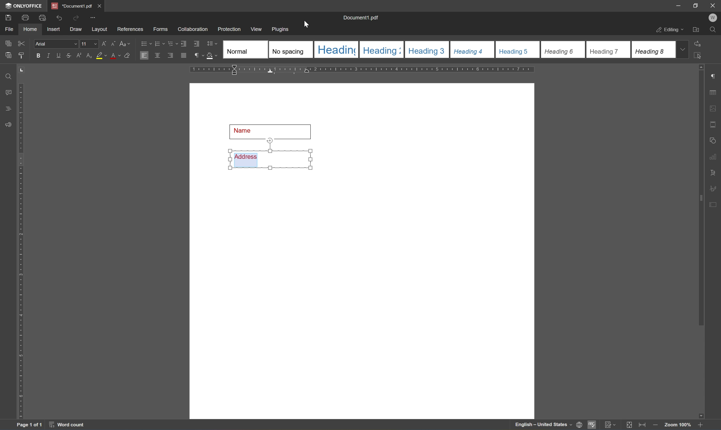 The height and width of the screenshot is (430, 721). Describe the element at coordinates (199, 55) in the screenshot. I see `nonprinting characters` at that location.